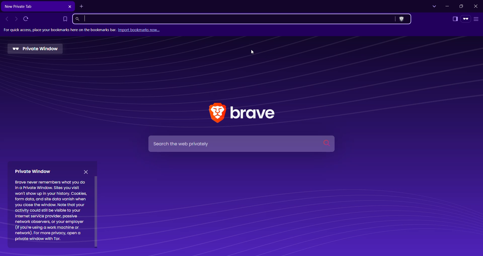  What do you see at coordinates (475, 7) in the screenshot?
I see `Close` at bounding box center [475, 7].